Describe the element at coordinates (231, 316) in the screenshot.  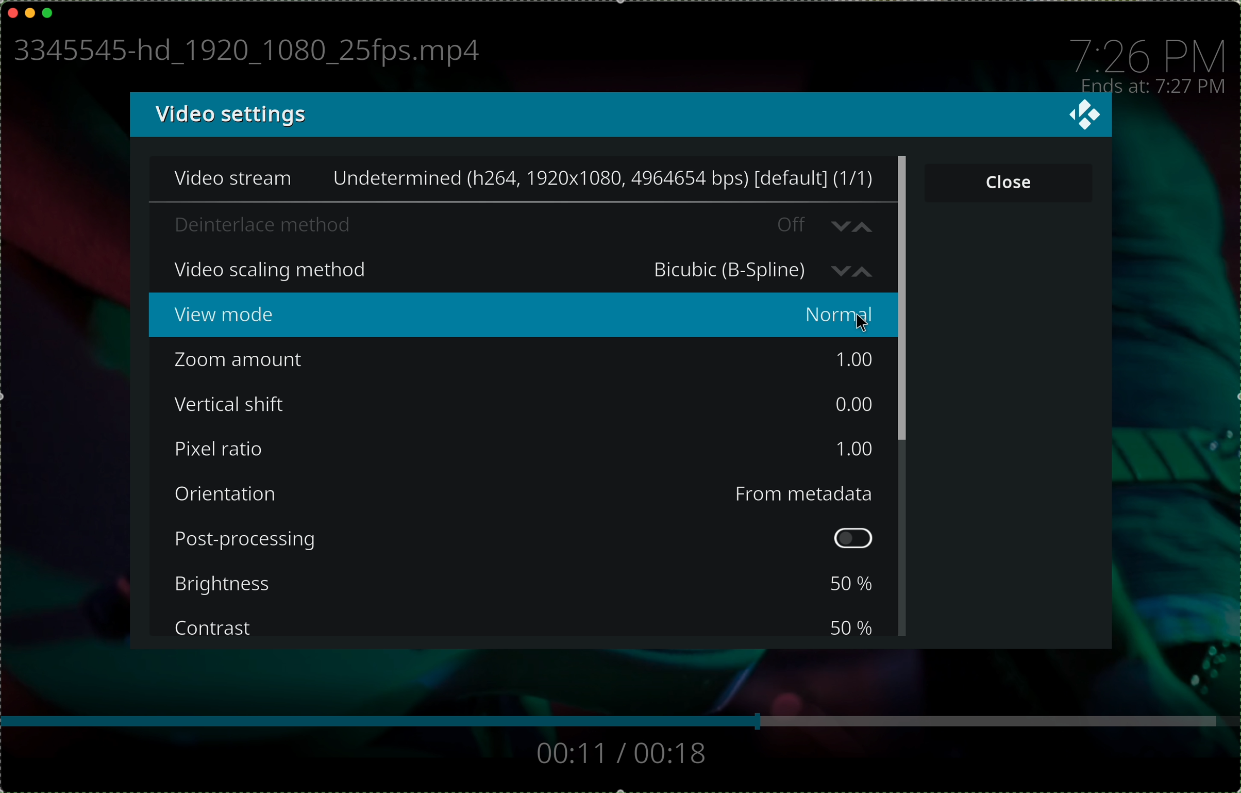
I see `view mode` at that location.